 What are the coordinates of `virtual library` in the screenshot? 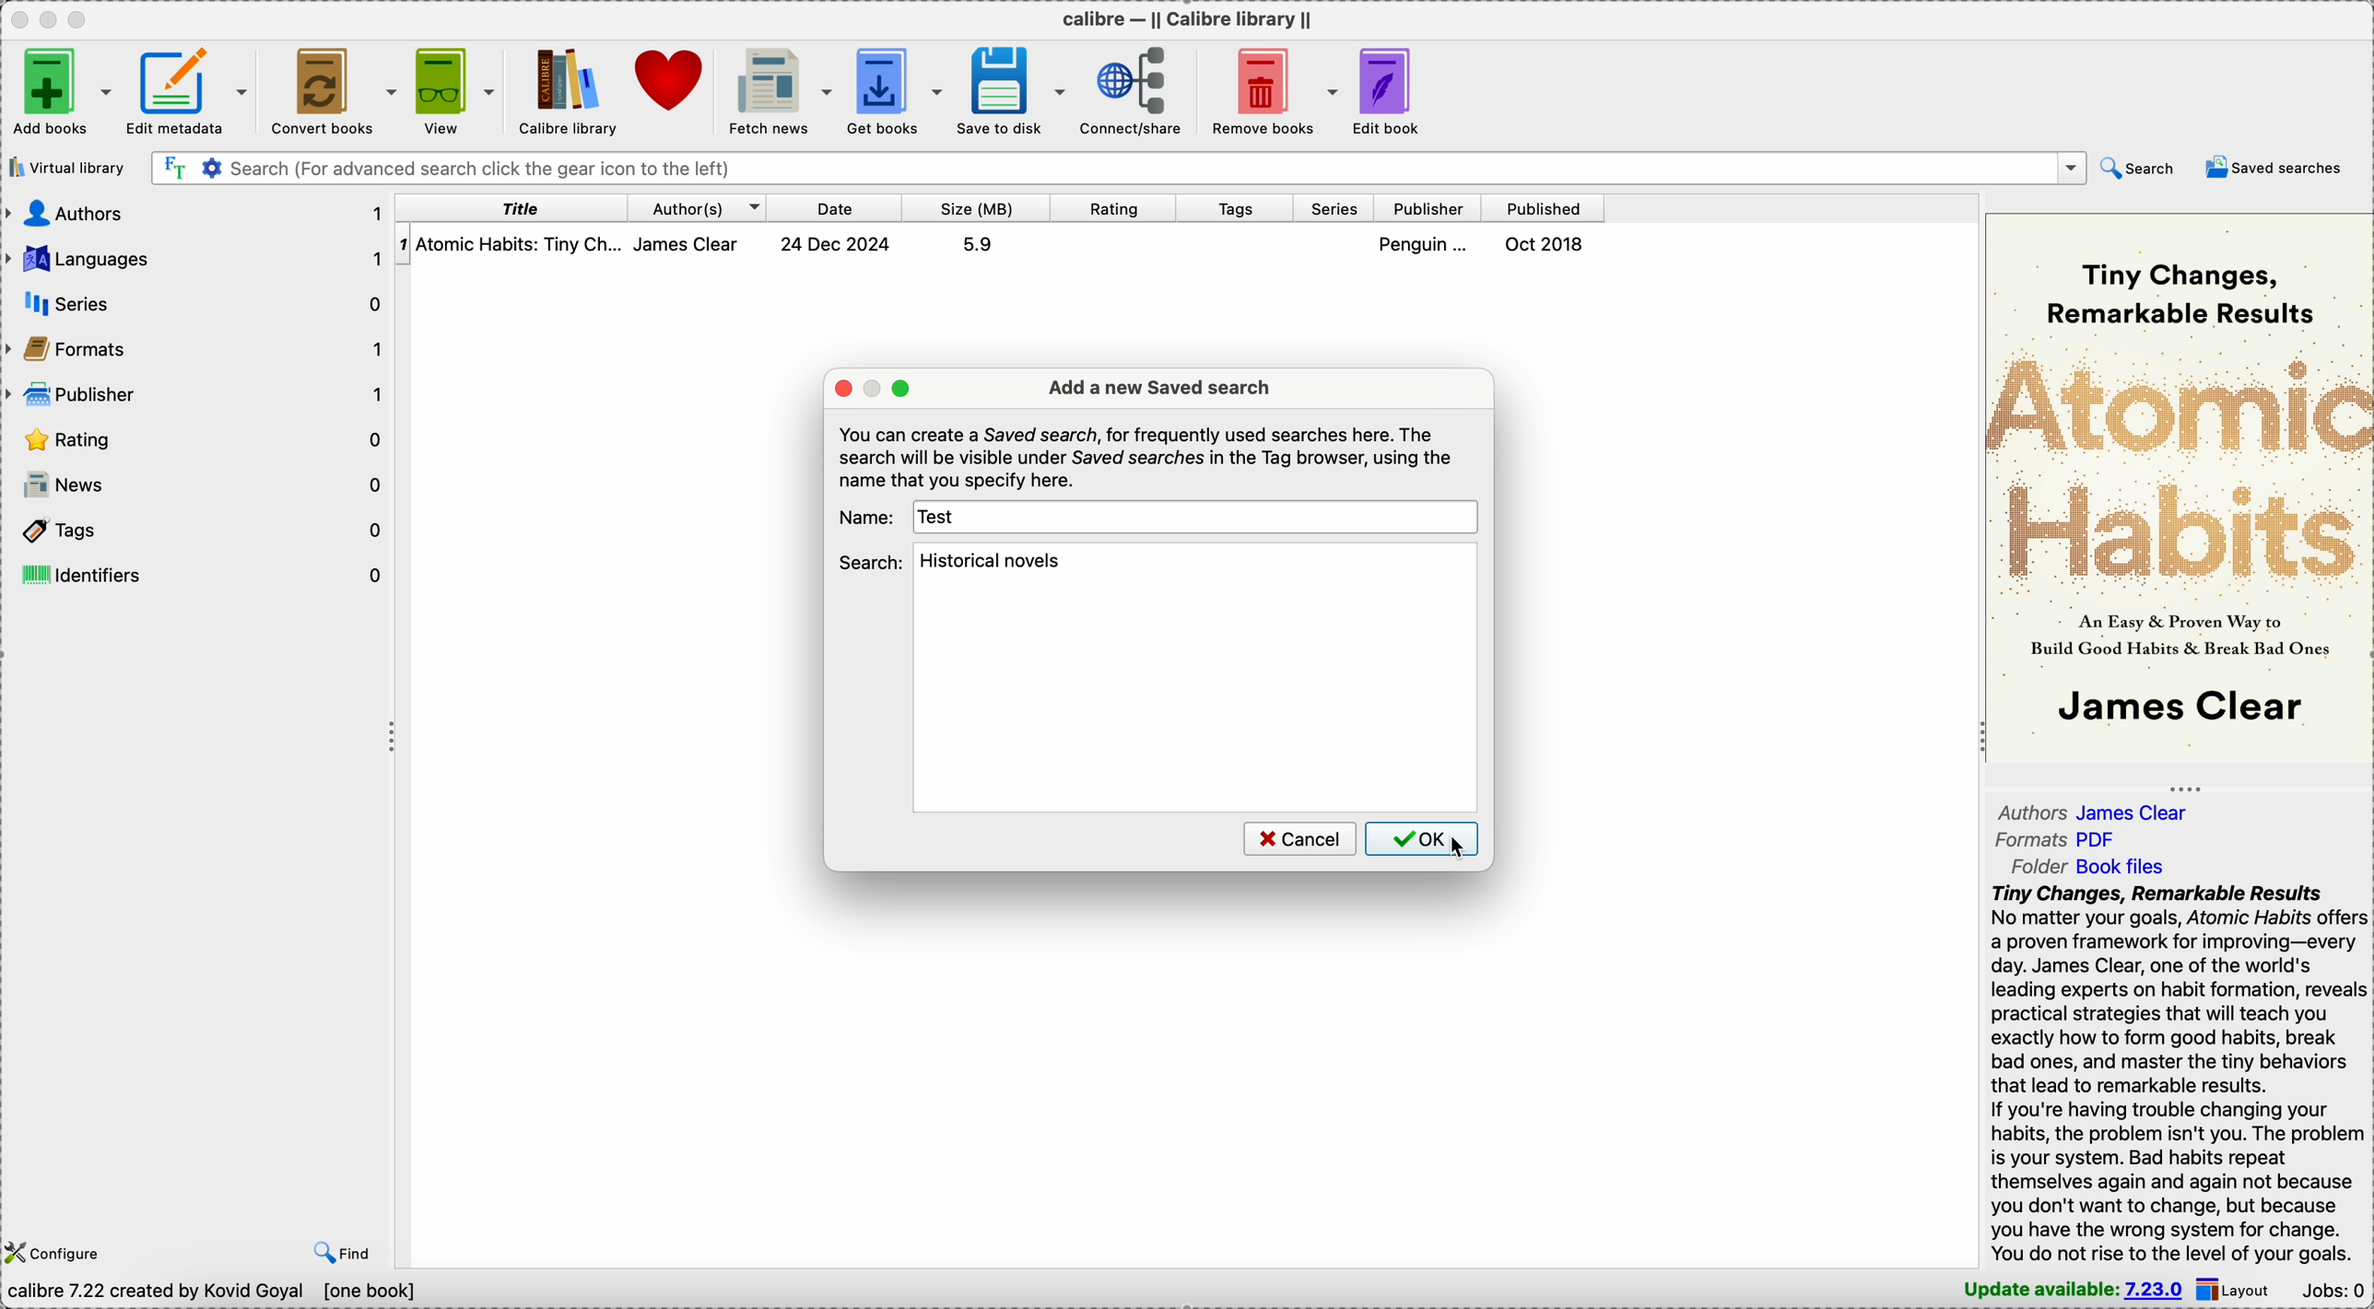 It's located at (65, 168).